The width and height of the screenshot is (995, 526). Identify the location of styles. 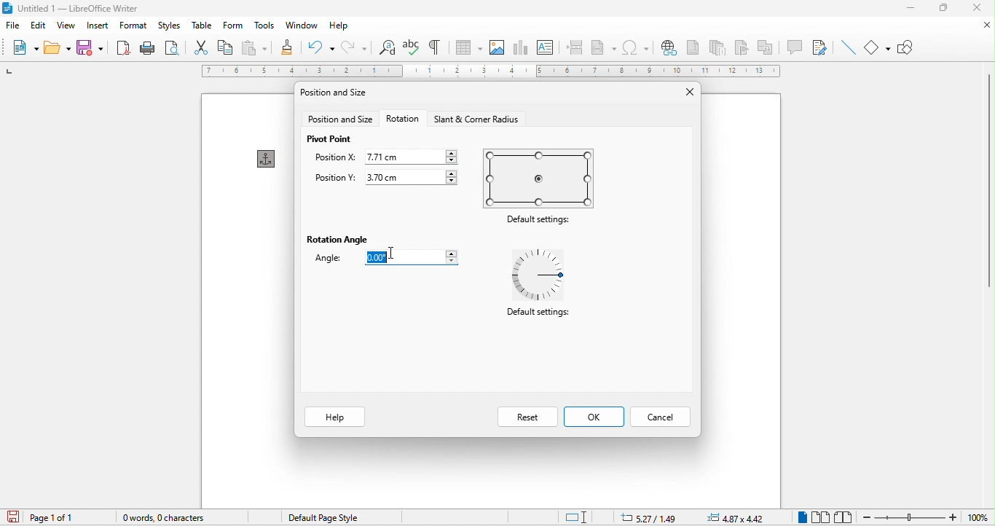
(170, 26).